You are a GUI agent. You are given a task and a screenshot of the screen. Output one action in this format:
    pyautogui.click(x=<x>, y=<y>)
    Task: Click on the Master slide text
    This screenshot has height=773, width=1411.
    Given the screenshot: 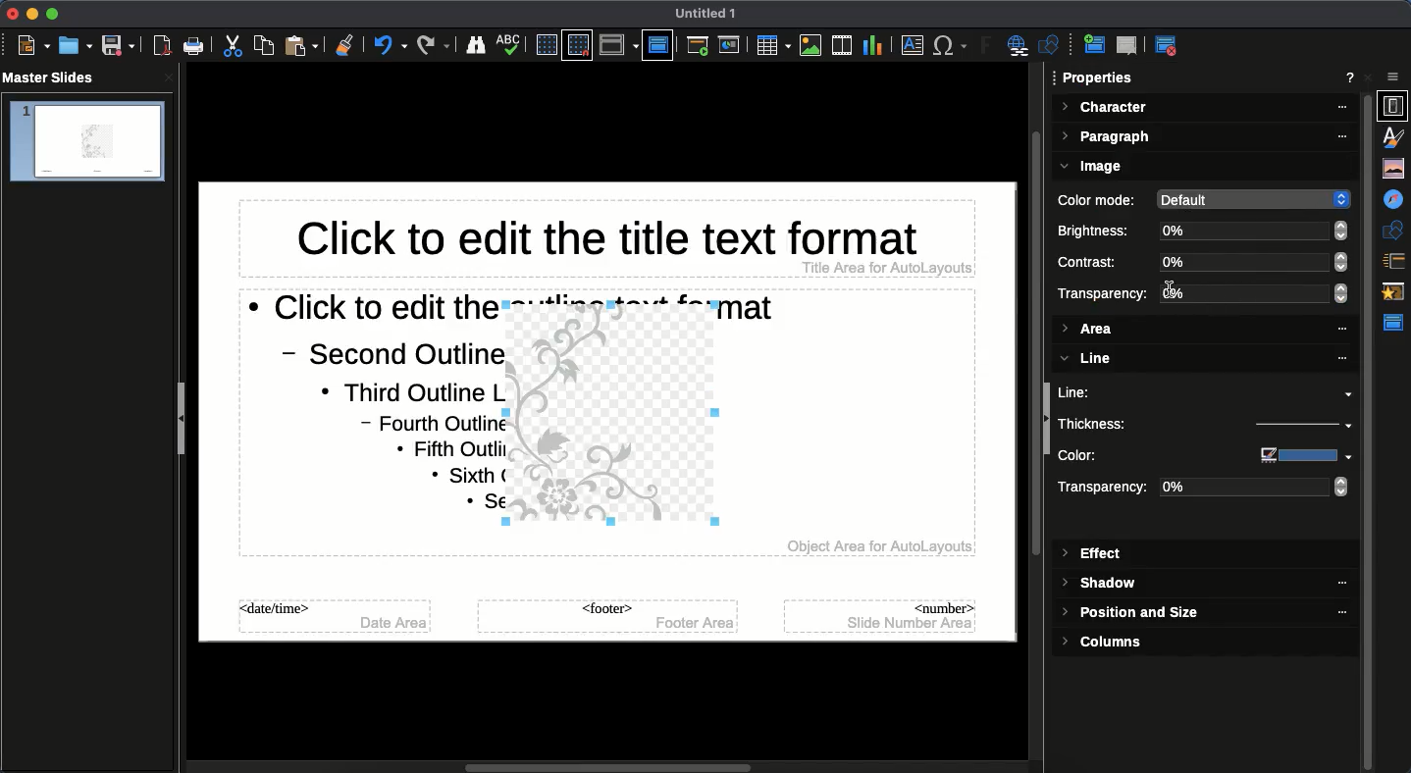 What is the action you would take?
    pyautogui.click(x=355, y=418)
    